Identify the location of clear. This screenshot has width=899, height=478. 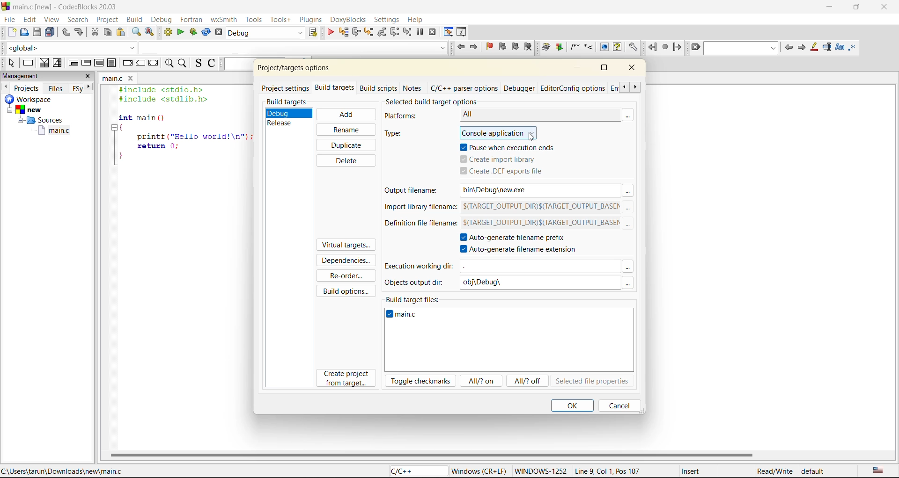
(697, 48).